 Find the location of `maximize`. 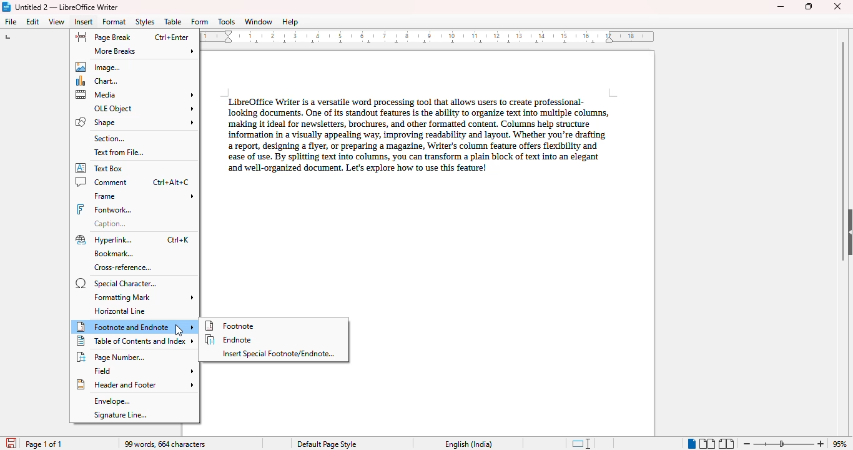

maximize is located at coordinates (809, 6).